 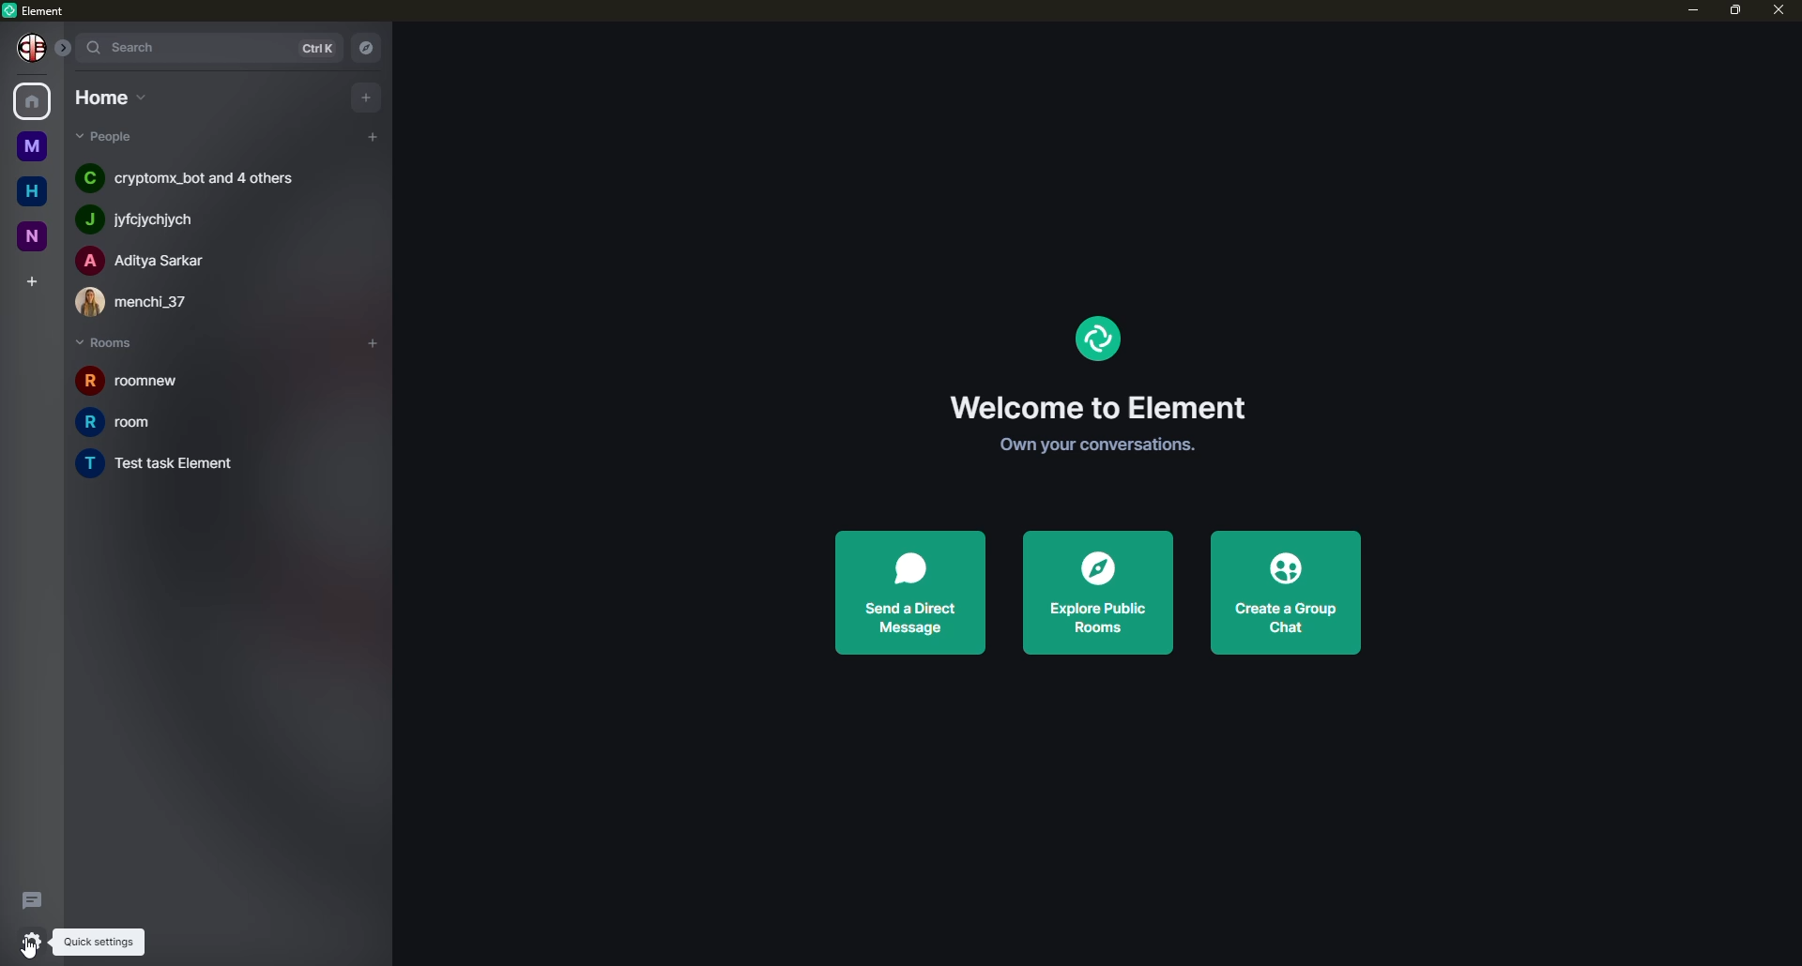 What do you see at coordinates (36, 949) in the screenshot?
I see `cursor` at bounding box center [36, 949].